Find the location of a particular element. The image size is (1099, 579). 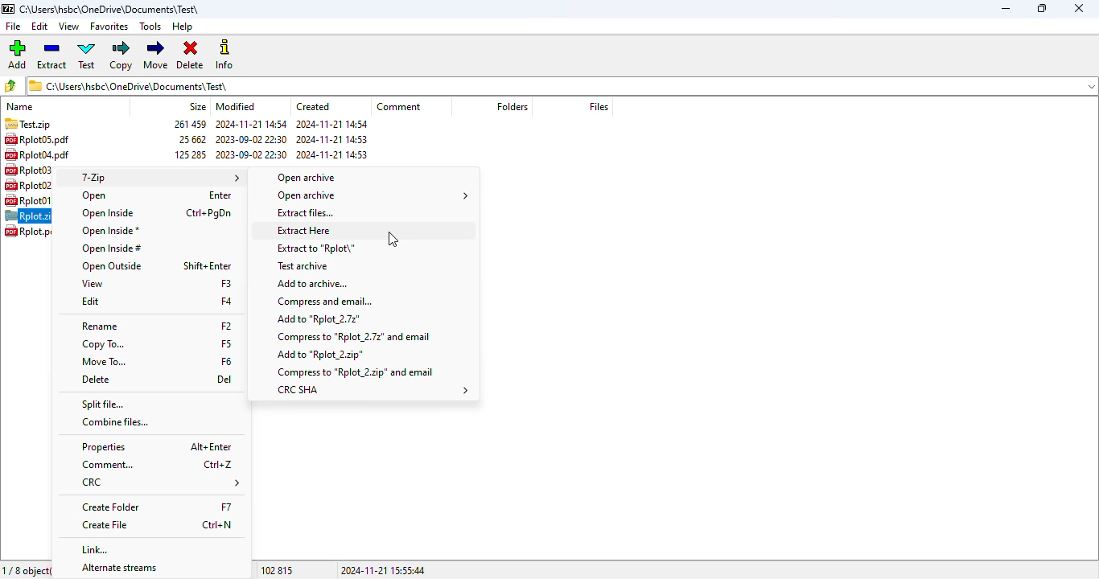

shortcut for open inside is located at coordinates (208, 213).